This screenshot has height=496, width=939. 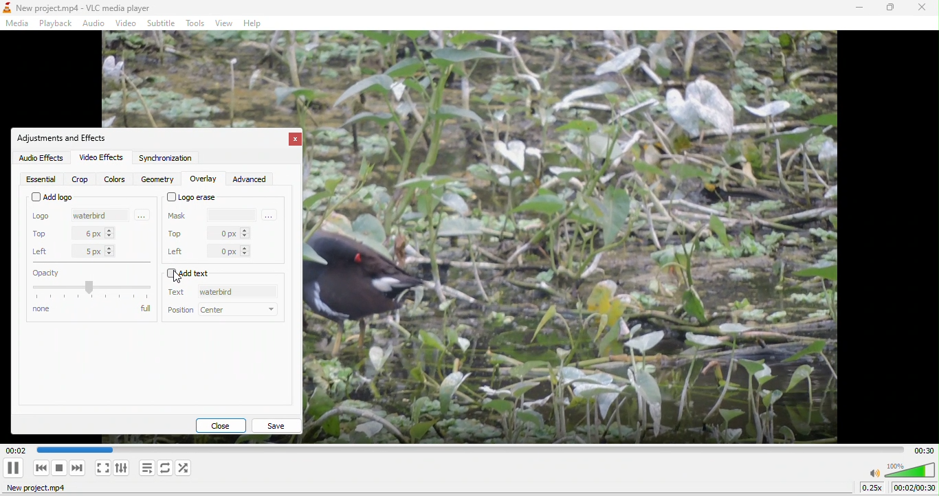 I want to click on Play duration, so click(x=462, y=449).